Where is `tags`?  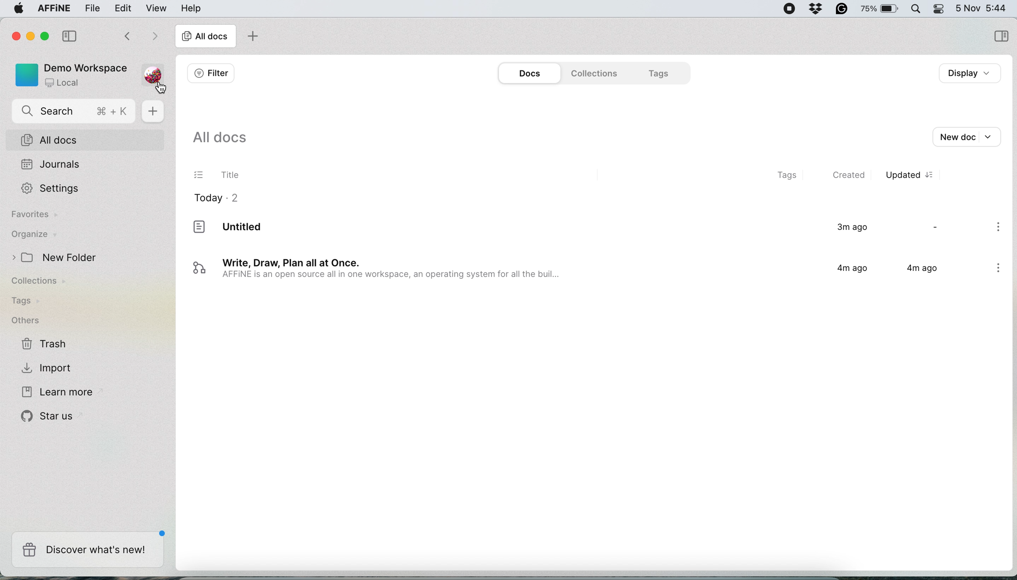 tags is located at coordinates (660, 73).